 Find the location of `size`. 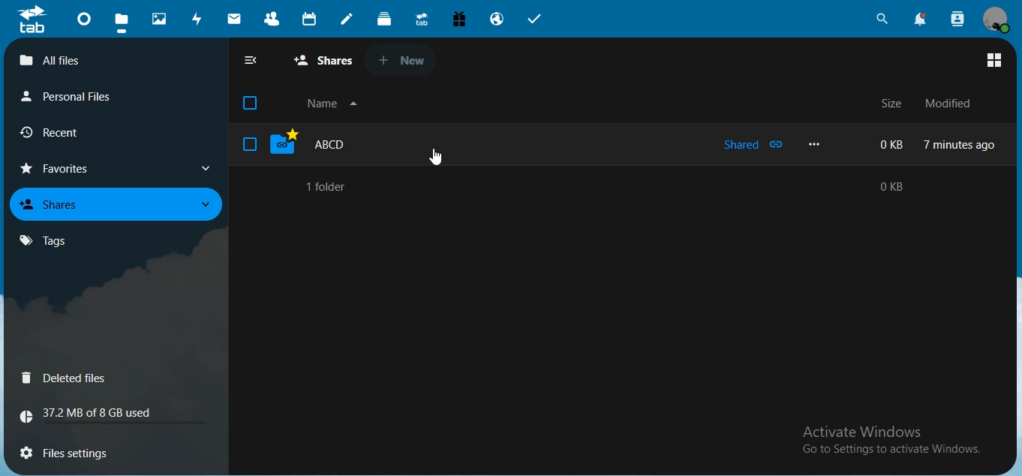

size is located at coordinates (889, 105).